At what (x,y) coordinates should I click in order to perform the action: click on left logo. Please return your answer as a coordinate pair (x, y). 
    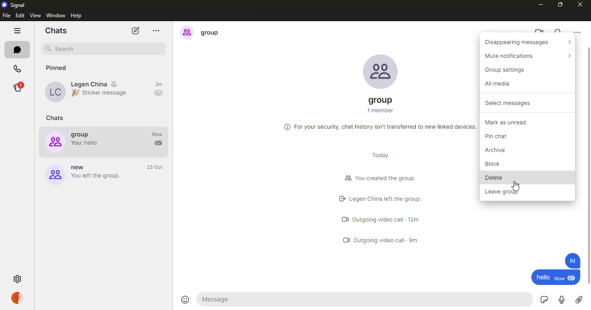
    Looking at the image, I should click on (339, 199).